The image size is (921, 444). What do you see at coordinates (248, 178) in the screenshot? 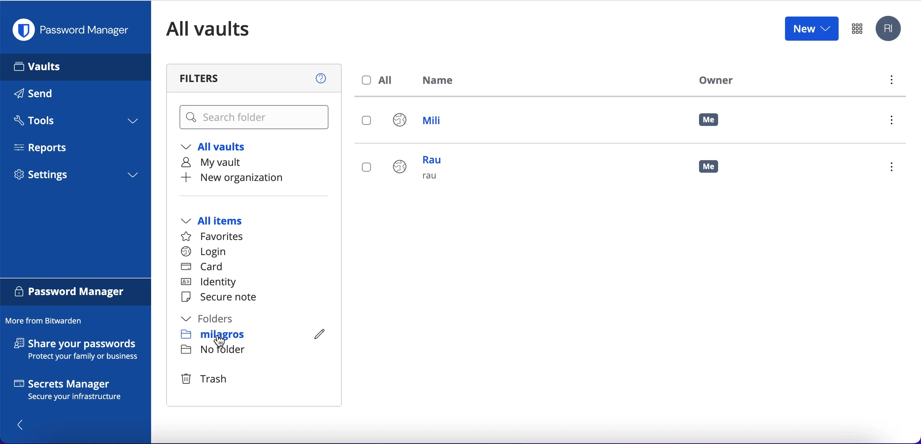
I see `new organization` at bounding box center [248, 178].